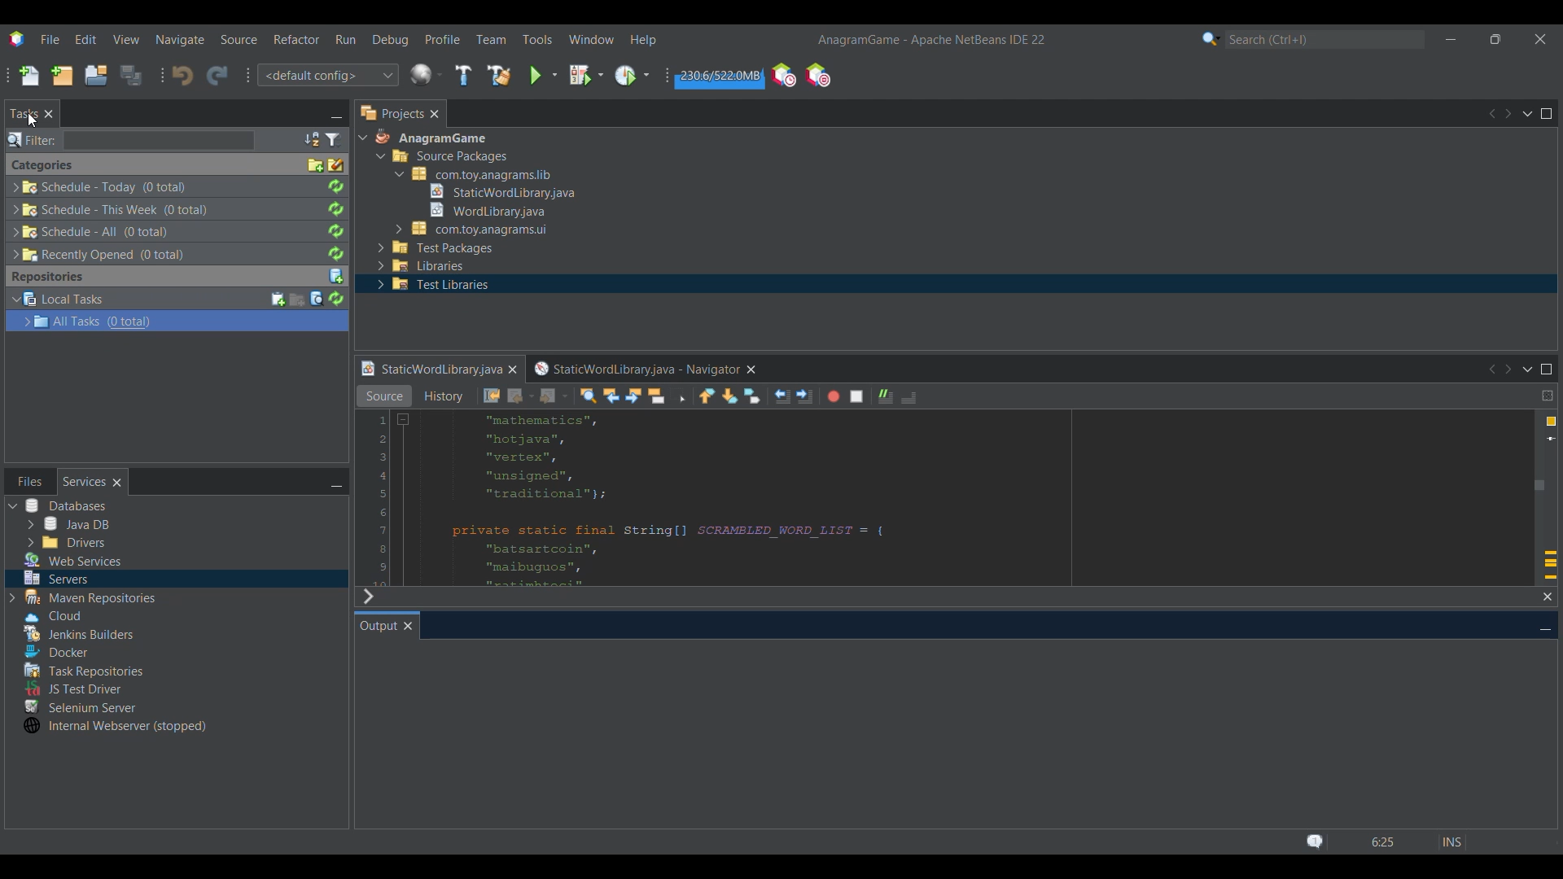 Image resolution: width=1563 pixels, height=879 pixels. Describe the element at coordinates (112, 208) in the screenshot. I see `` at that location.